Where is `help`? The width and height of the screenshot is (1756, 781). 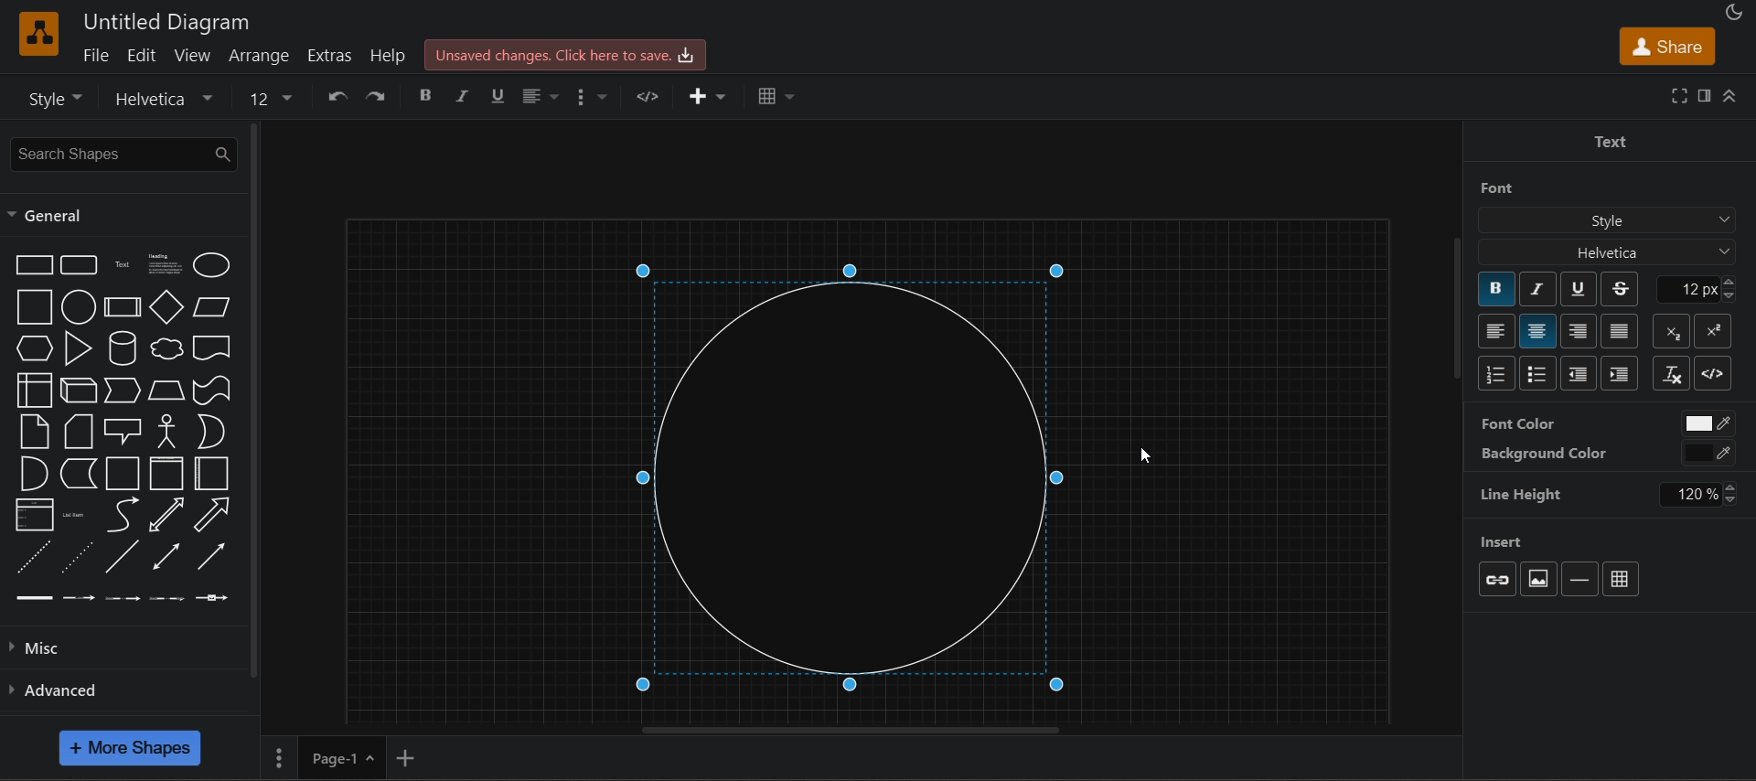
help is located at coordinates (390, 56).